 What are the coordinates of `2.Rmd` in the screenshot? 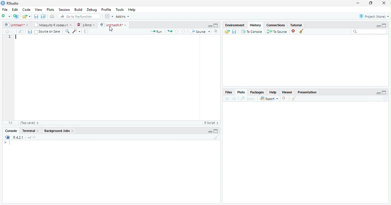 It's located at (83, 25).